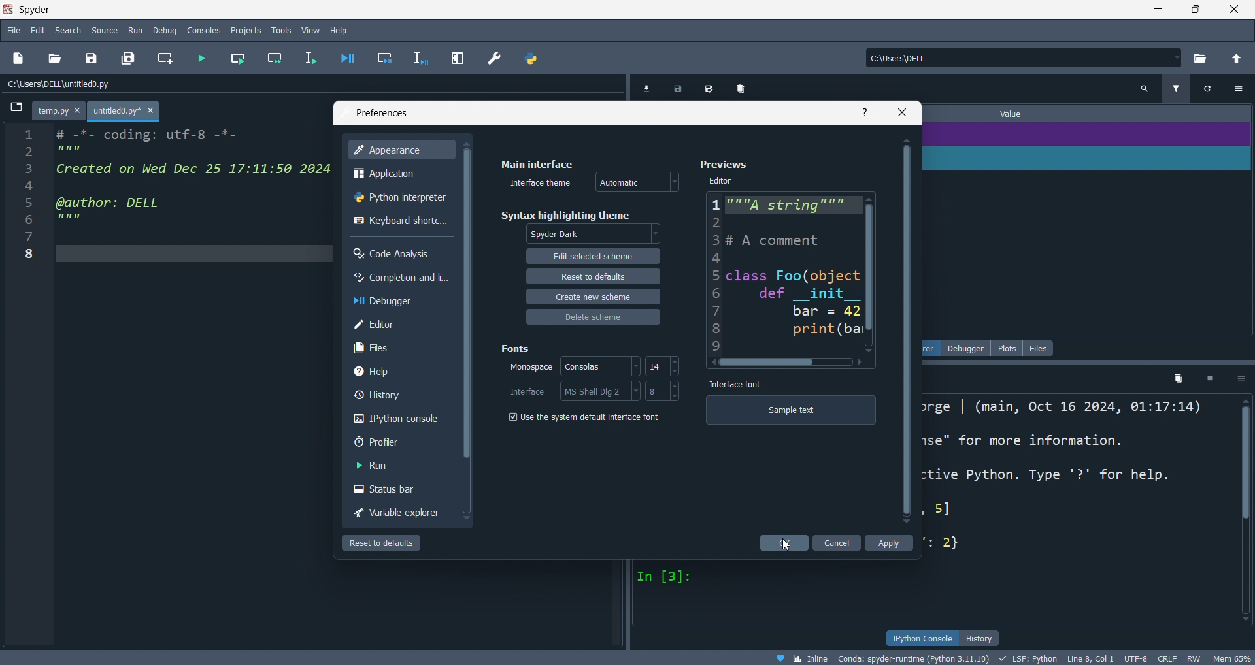  What do you see at coordinates (457, 59) in the screenshot?
I see `expand pane` at bounding box center [457, 59].